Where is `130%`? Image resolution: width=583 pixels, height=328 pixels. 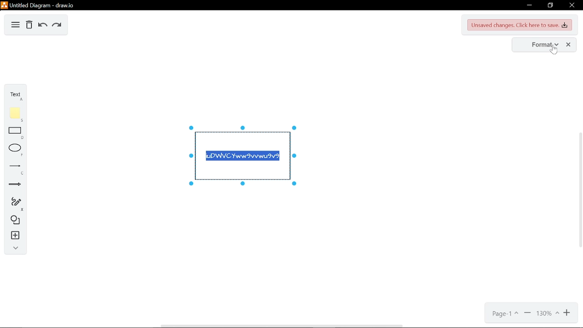 130% is located at coordinates (546, 314).